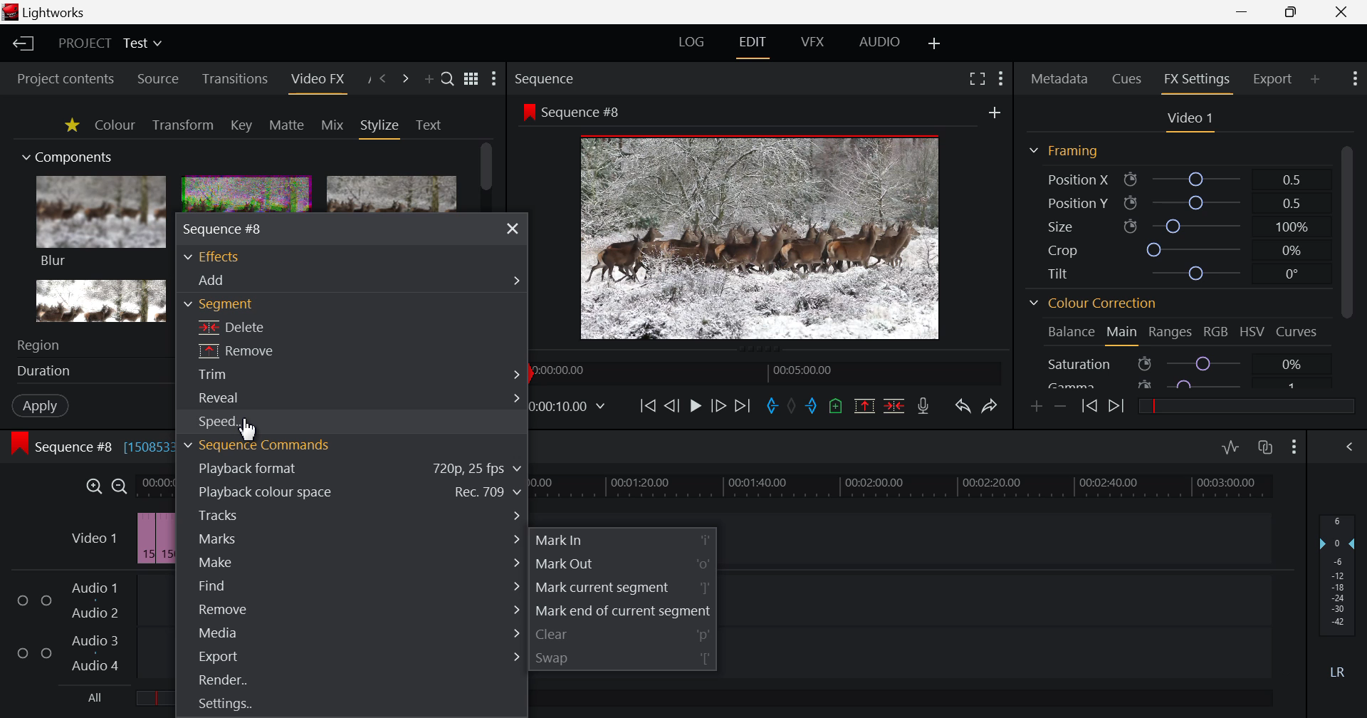  I want to click on Lightworks, so click(47, 12).